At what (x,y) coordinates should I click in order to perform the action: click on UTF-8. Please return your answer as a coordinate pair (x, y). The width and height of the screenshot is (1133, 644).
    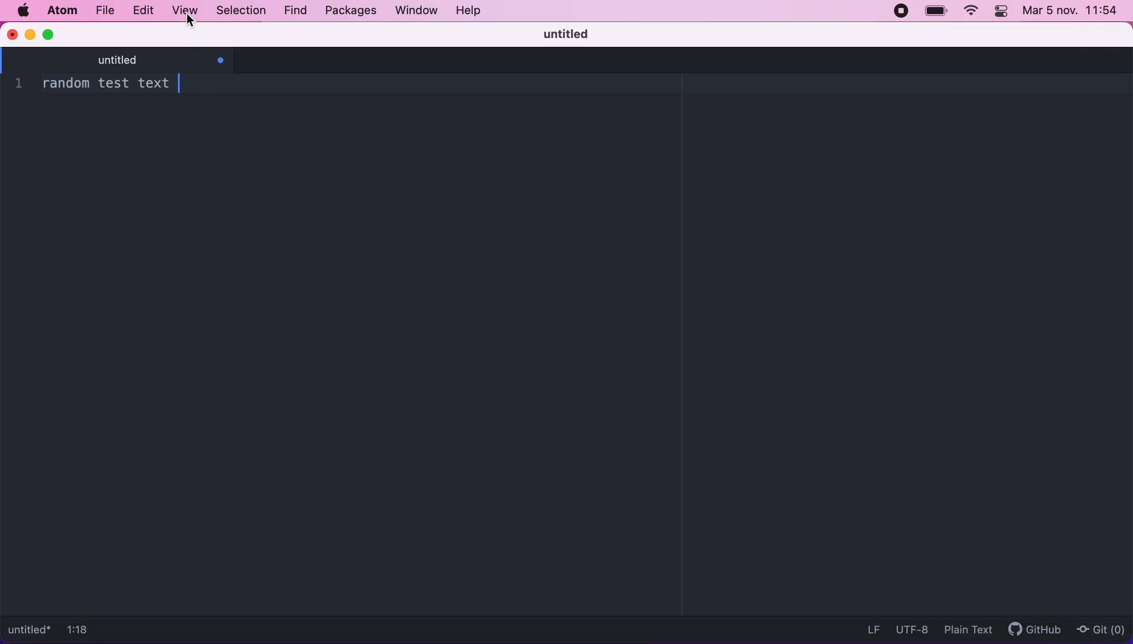
    Looking at the image, I should click on (909, 628).